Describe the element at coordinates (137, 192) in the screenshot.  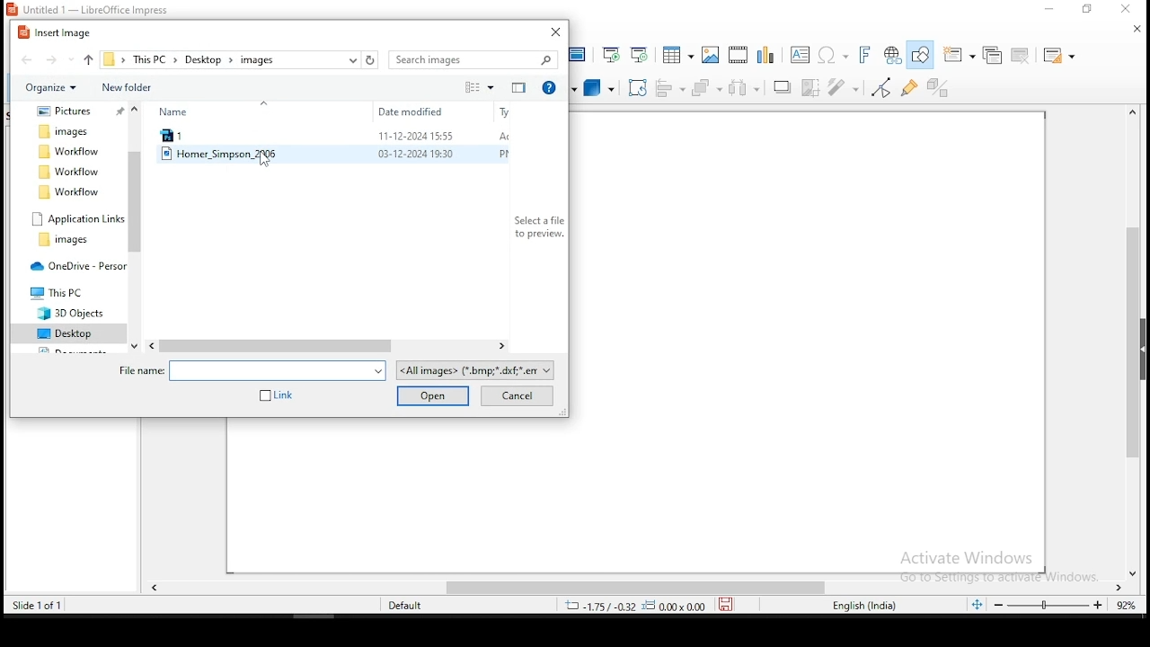
I see `scroll bar` at that location.